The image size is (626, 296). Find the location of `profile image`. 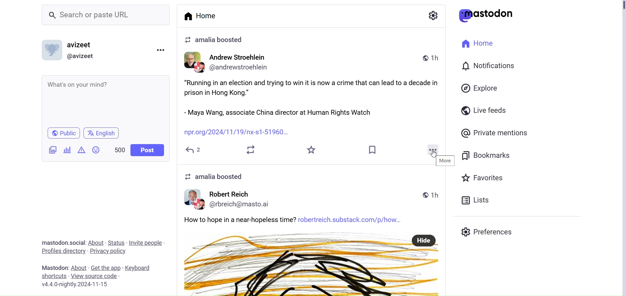

profile image is located at coordinates (194, 63).